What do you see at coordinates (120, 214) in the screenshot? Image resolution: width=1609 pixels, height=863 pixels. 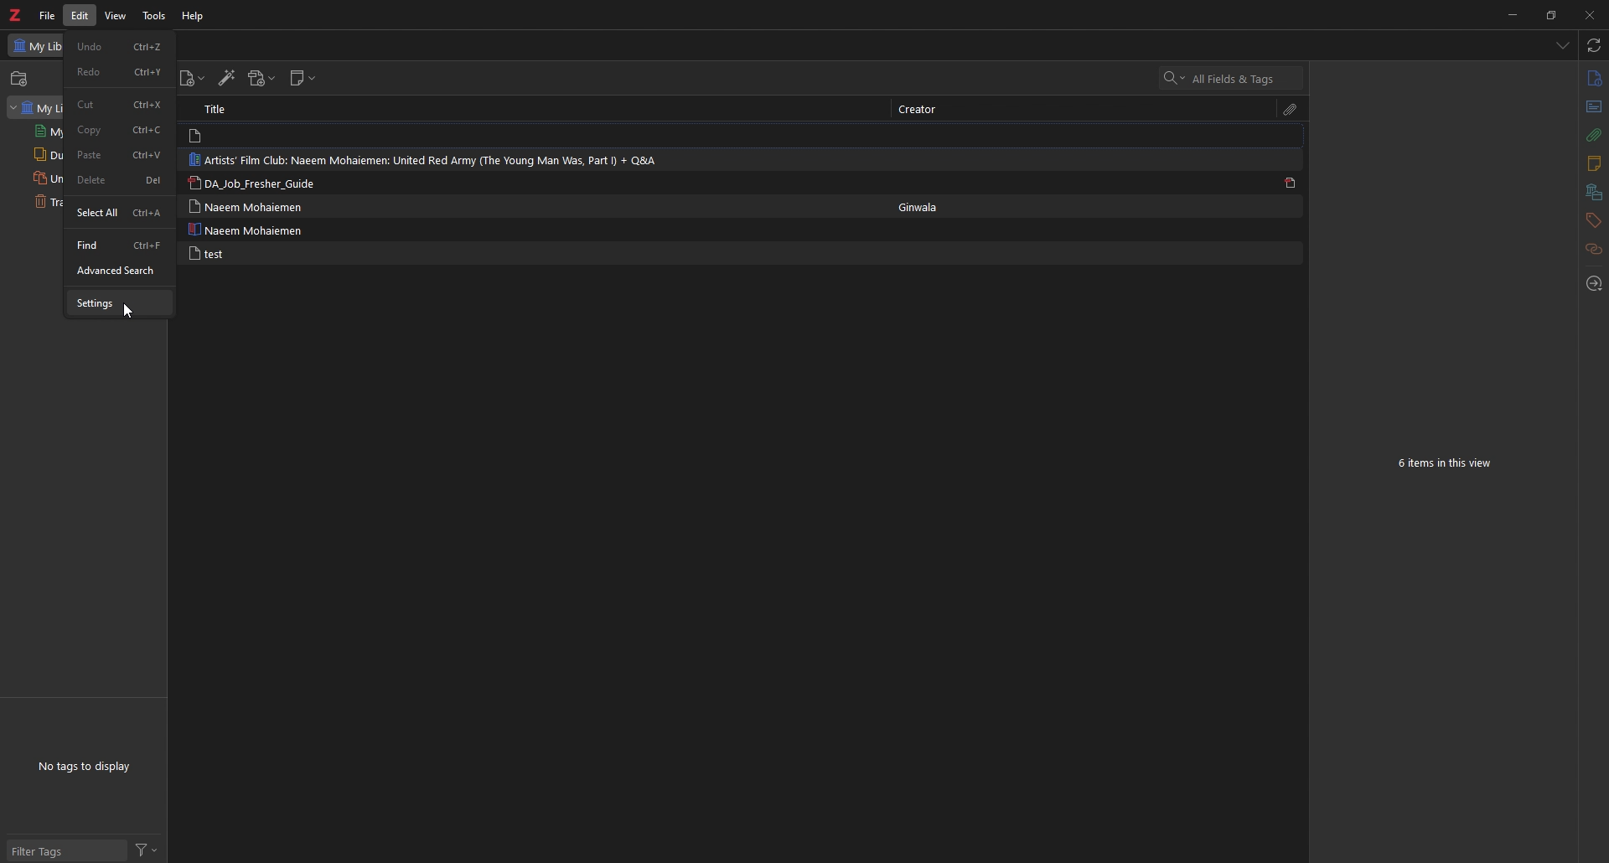 I see `Select All Ctrl+A` at bounding box center [120, 214].